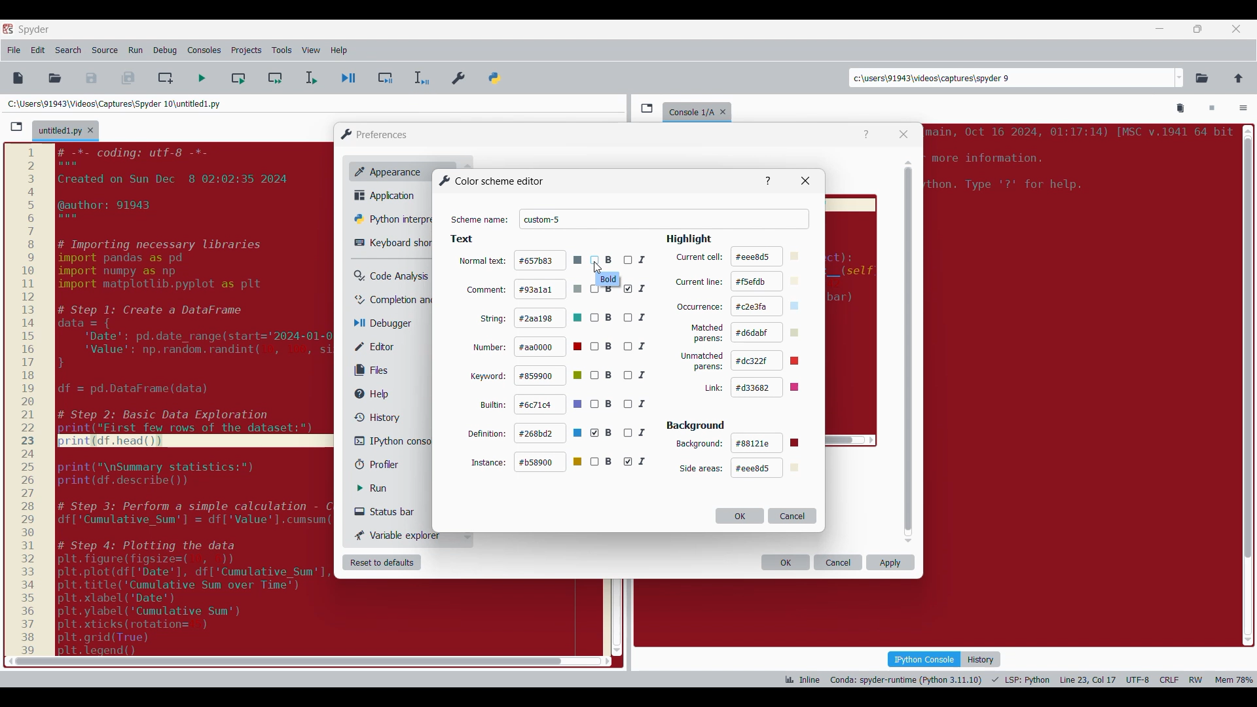 The height and width of the screenshot is (707, 1257). What do you see at coordinates (104, 50) in the screenshot?
I see `Source menu` at bounding box center [104, 50].